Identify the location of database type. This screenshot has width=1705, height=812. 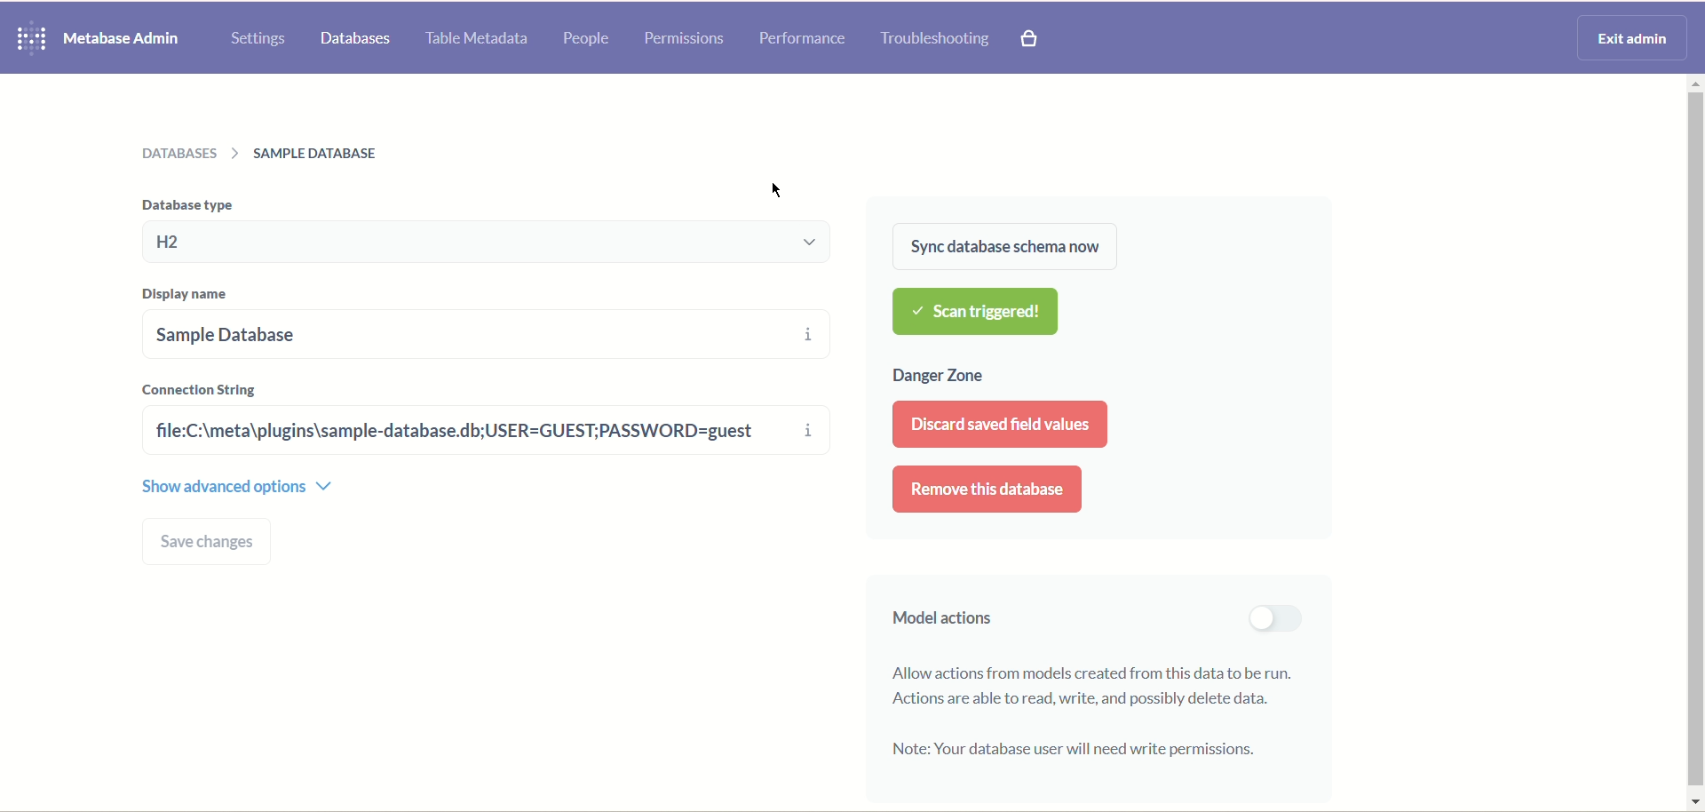
(494, 243).